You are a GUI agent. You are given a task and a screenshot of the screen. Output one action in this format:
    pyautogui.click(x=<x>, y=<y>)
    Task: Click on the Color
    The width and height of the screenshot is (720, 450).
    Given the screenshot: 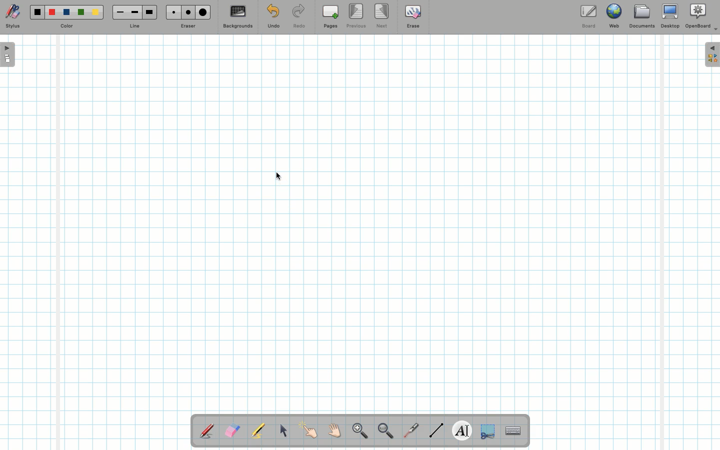 What is the action you would take?
    pyautogui.click(x=65, y=26)
    